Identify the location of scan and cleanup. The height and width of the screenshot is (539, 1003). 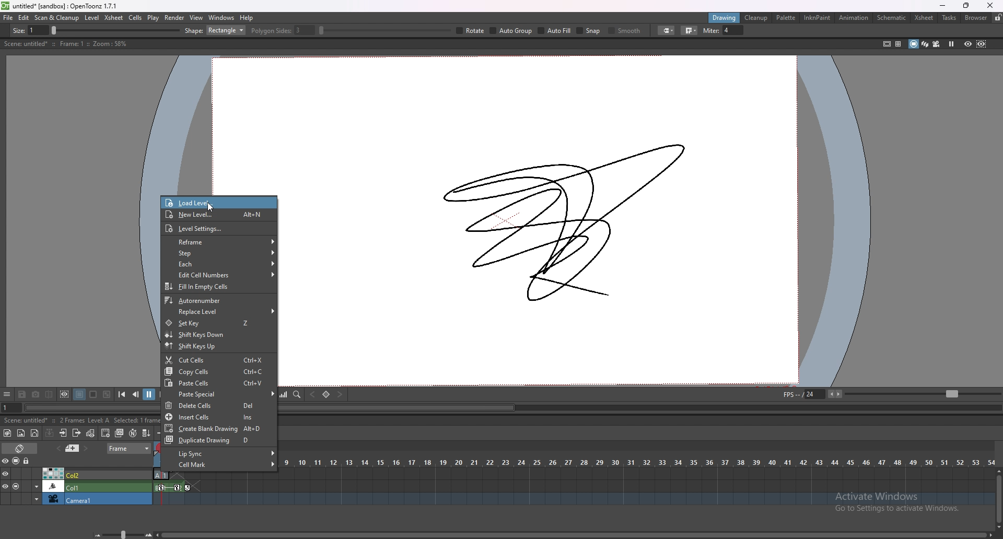
(56, 18).